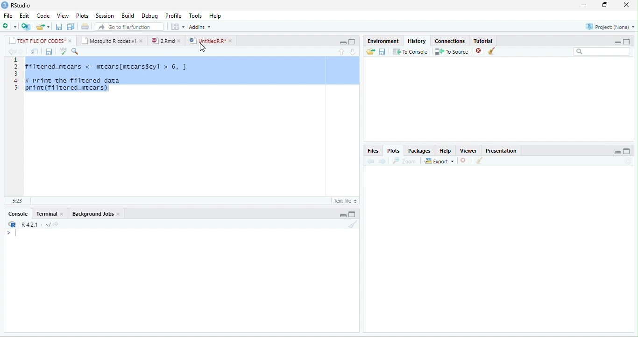 The image size is (638, 337). What do you see at coordinates (45, 213) in the screenshot?
I see `Terminal` at bounding box center [45, 213].